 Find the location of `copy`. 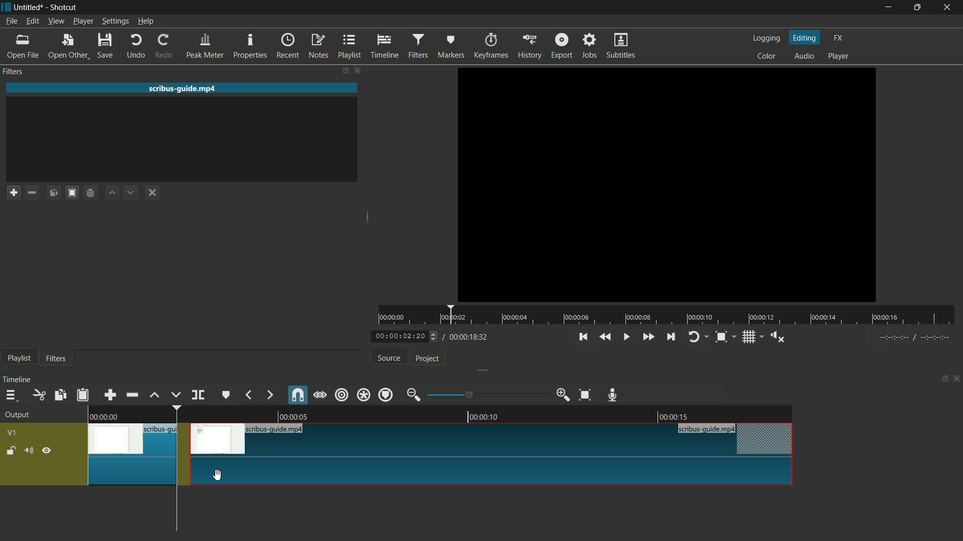

copy is located at coordinates (60, 396).